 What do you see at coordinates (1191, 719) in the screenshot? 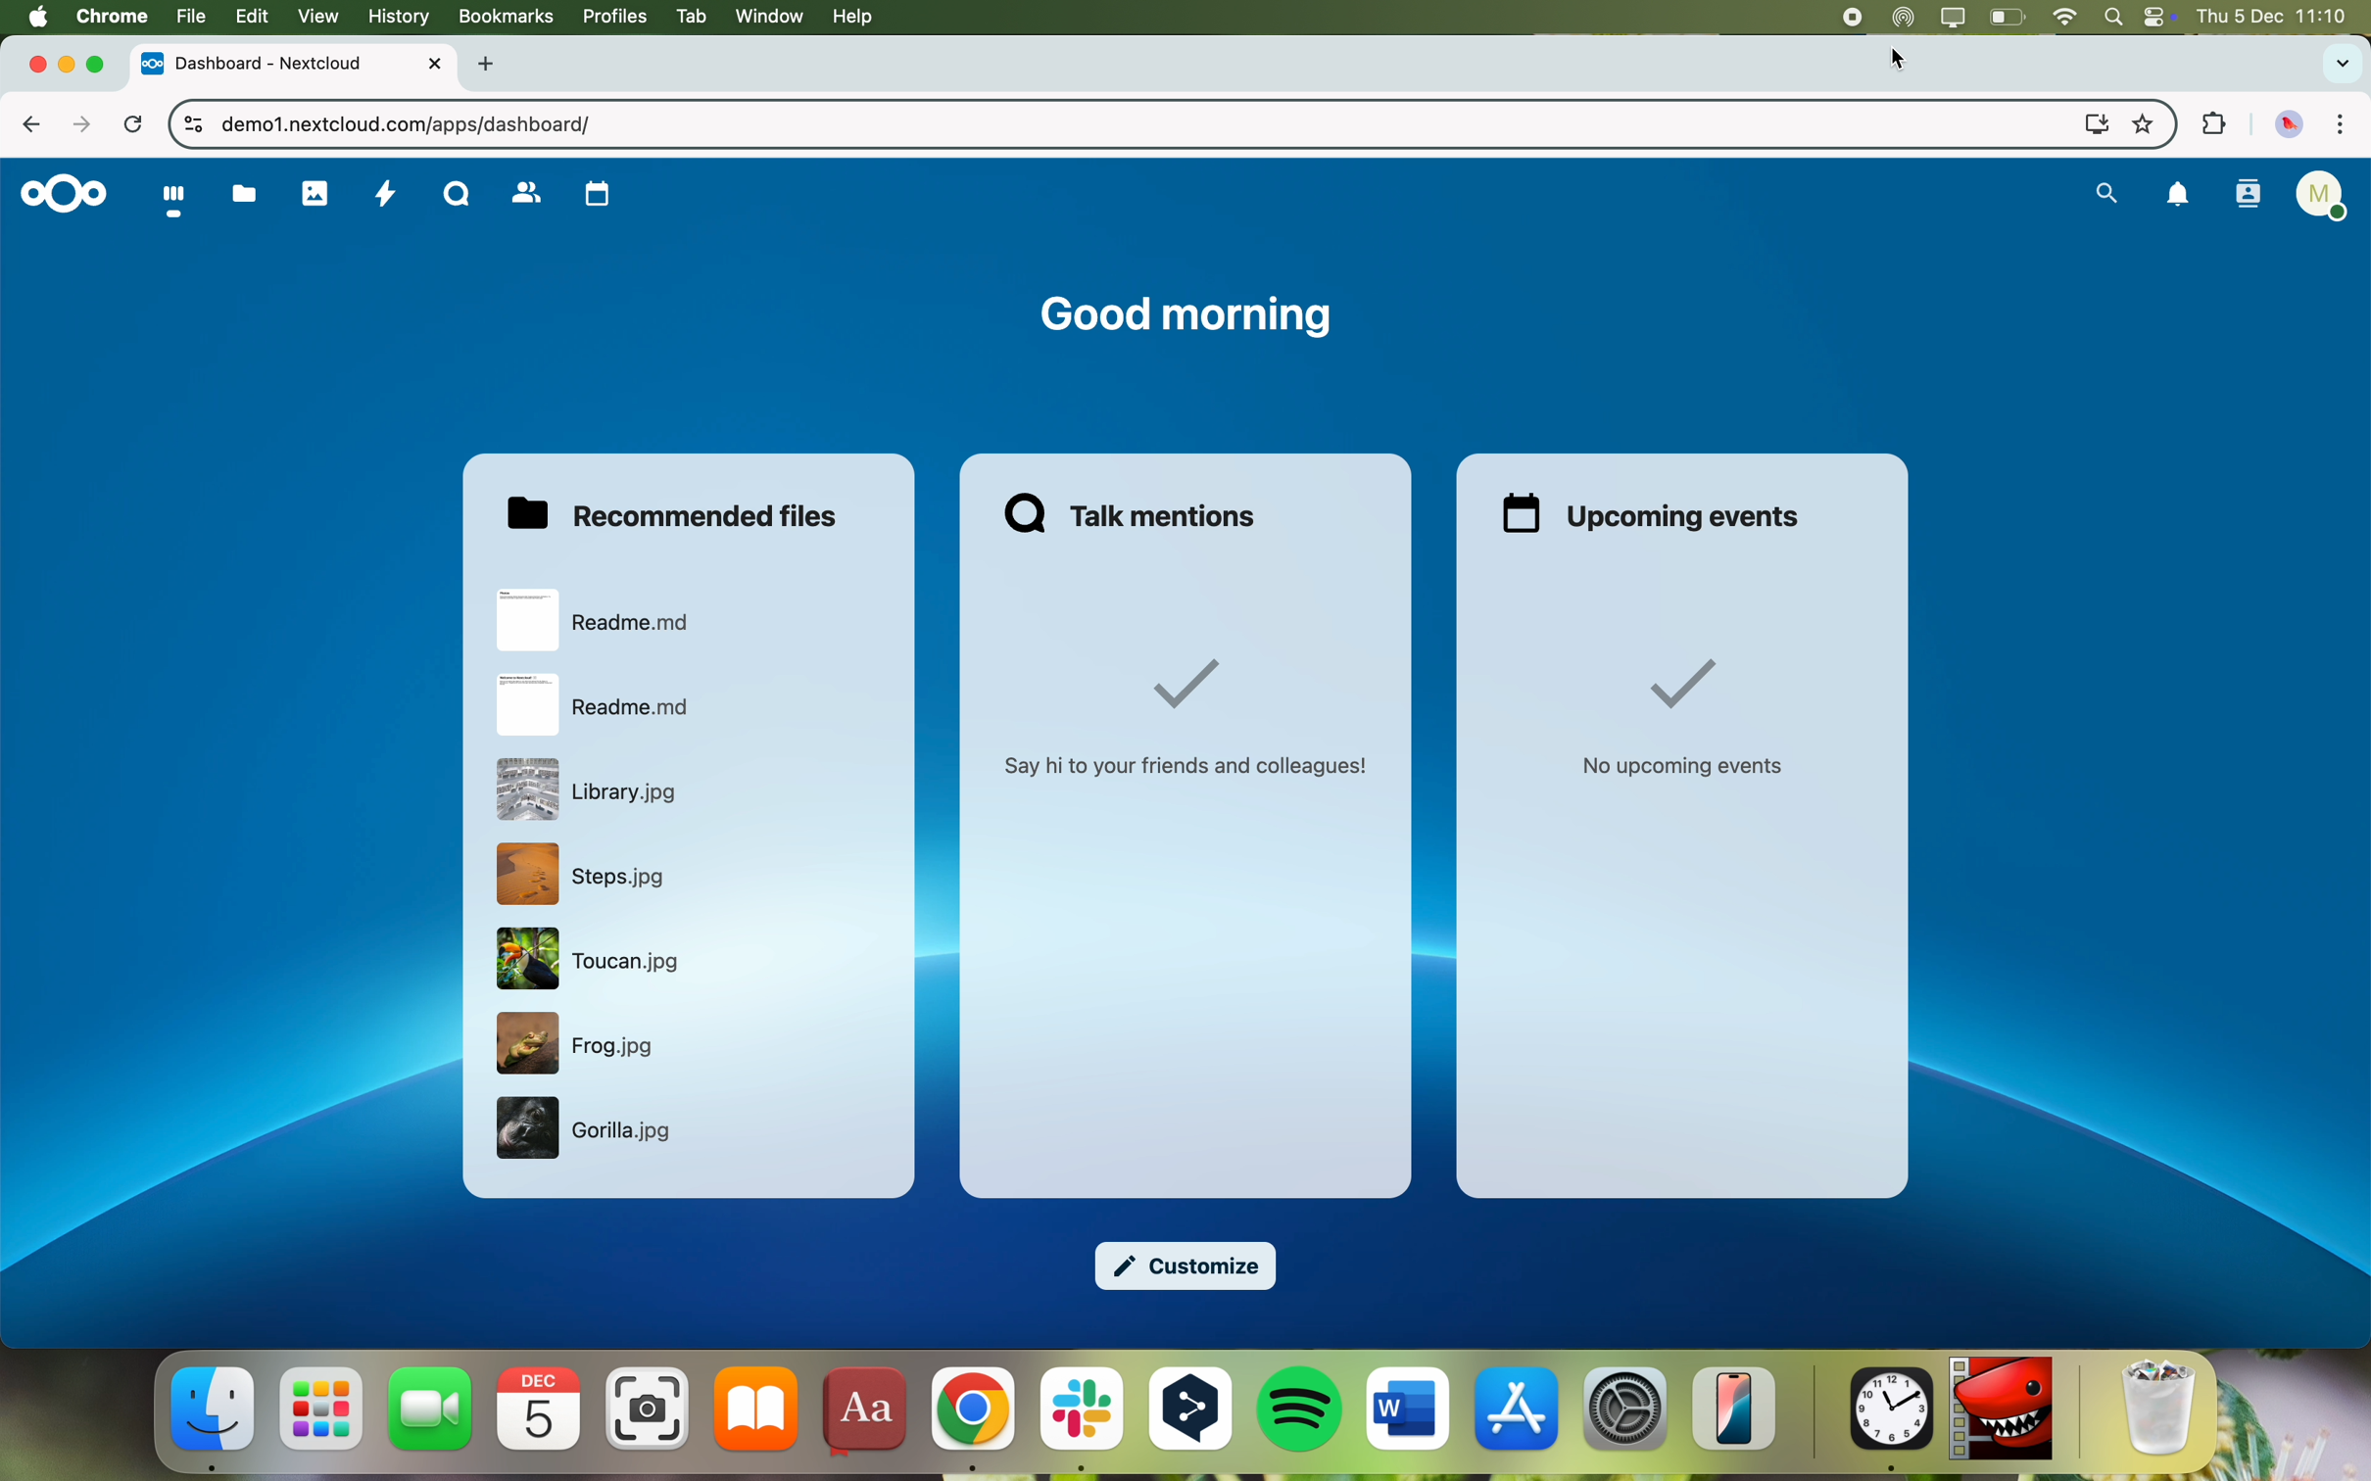
I see `say hi` at bounding box center [1191, 719].